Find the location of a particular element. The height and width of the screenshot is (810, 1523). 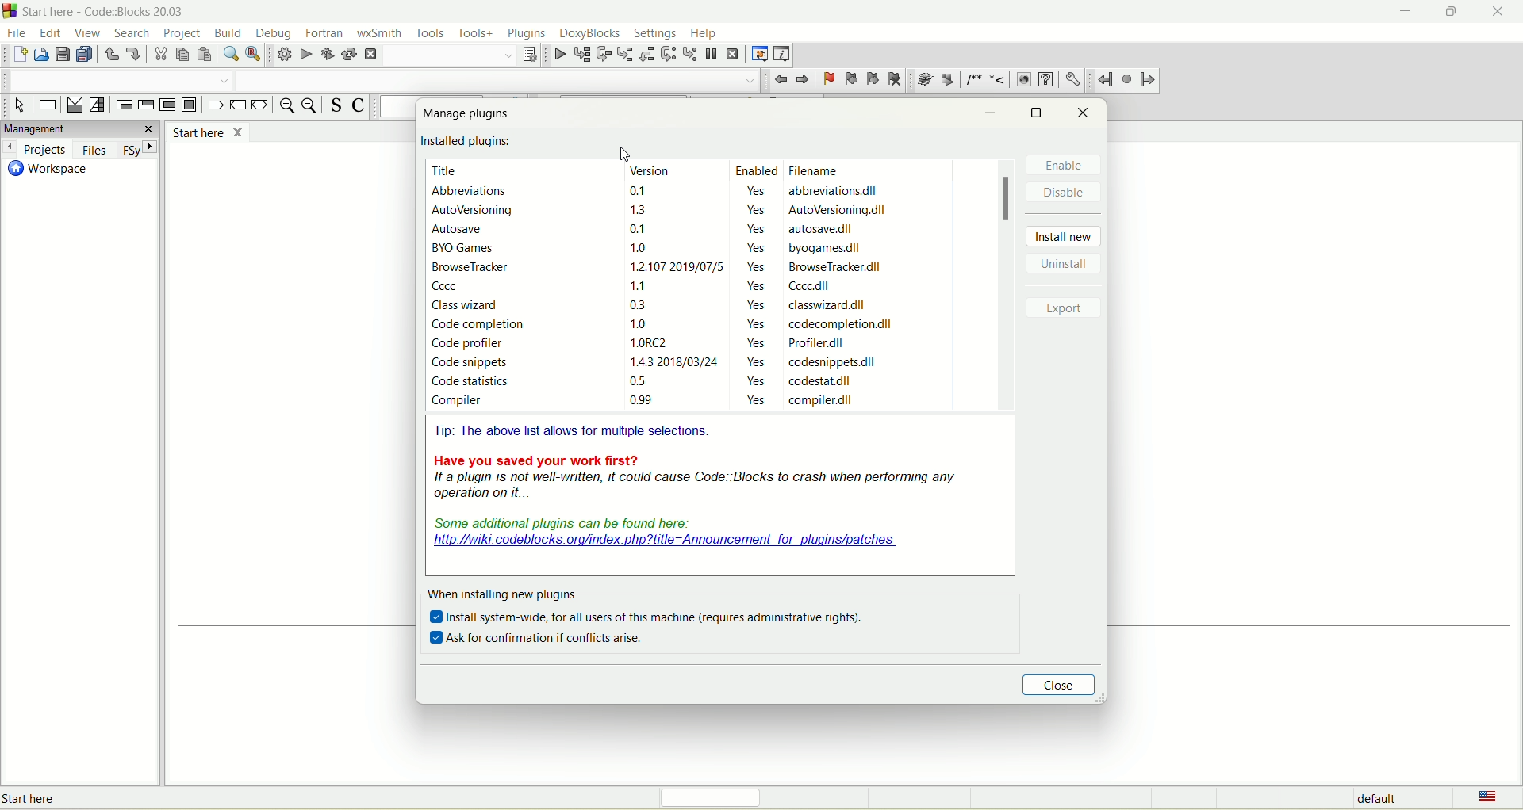

‘Some additional plugins can be found here:
http //wiki.codeblocks. org/index.php?title=Announcement for_plugins/patches is located at coordinates (663, 534).